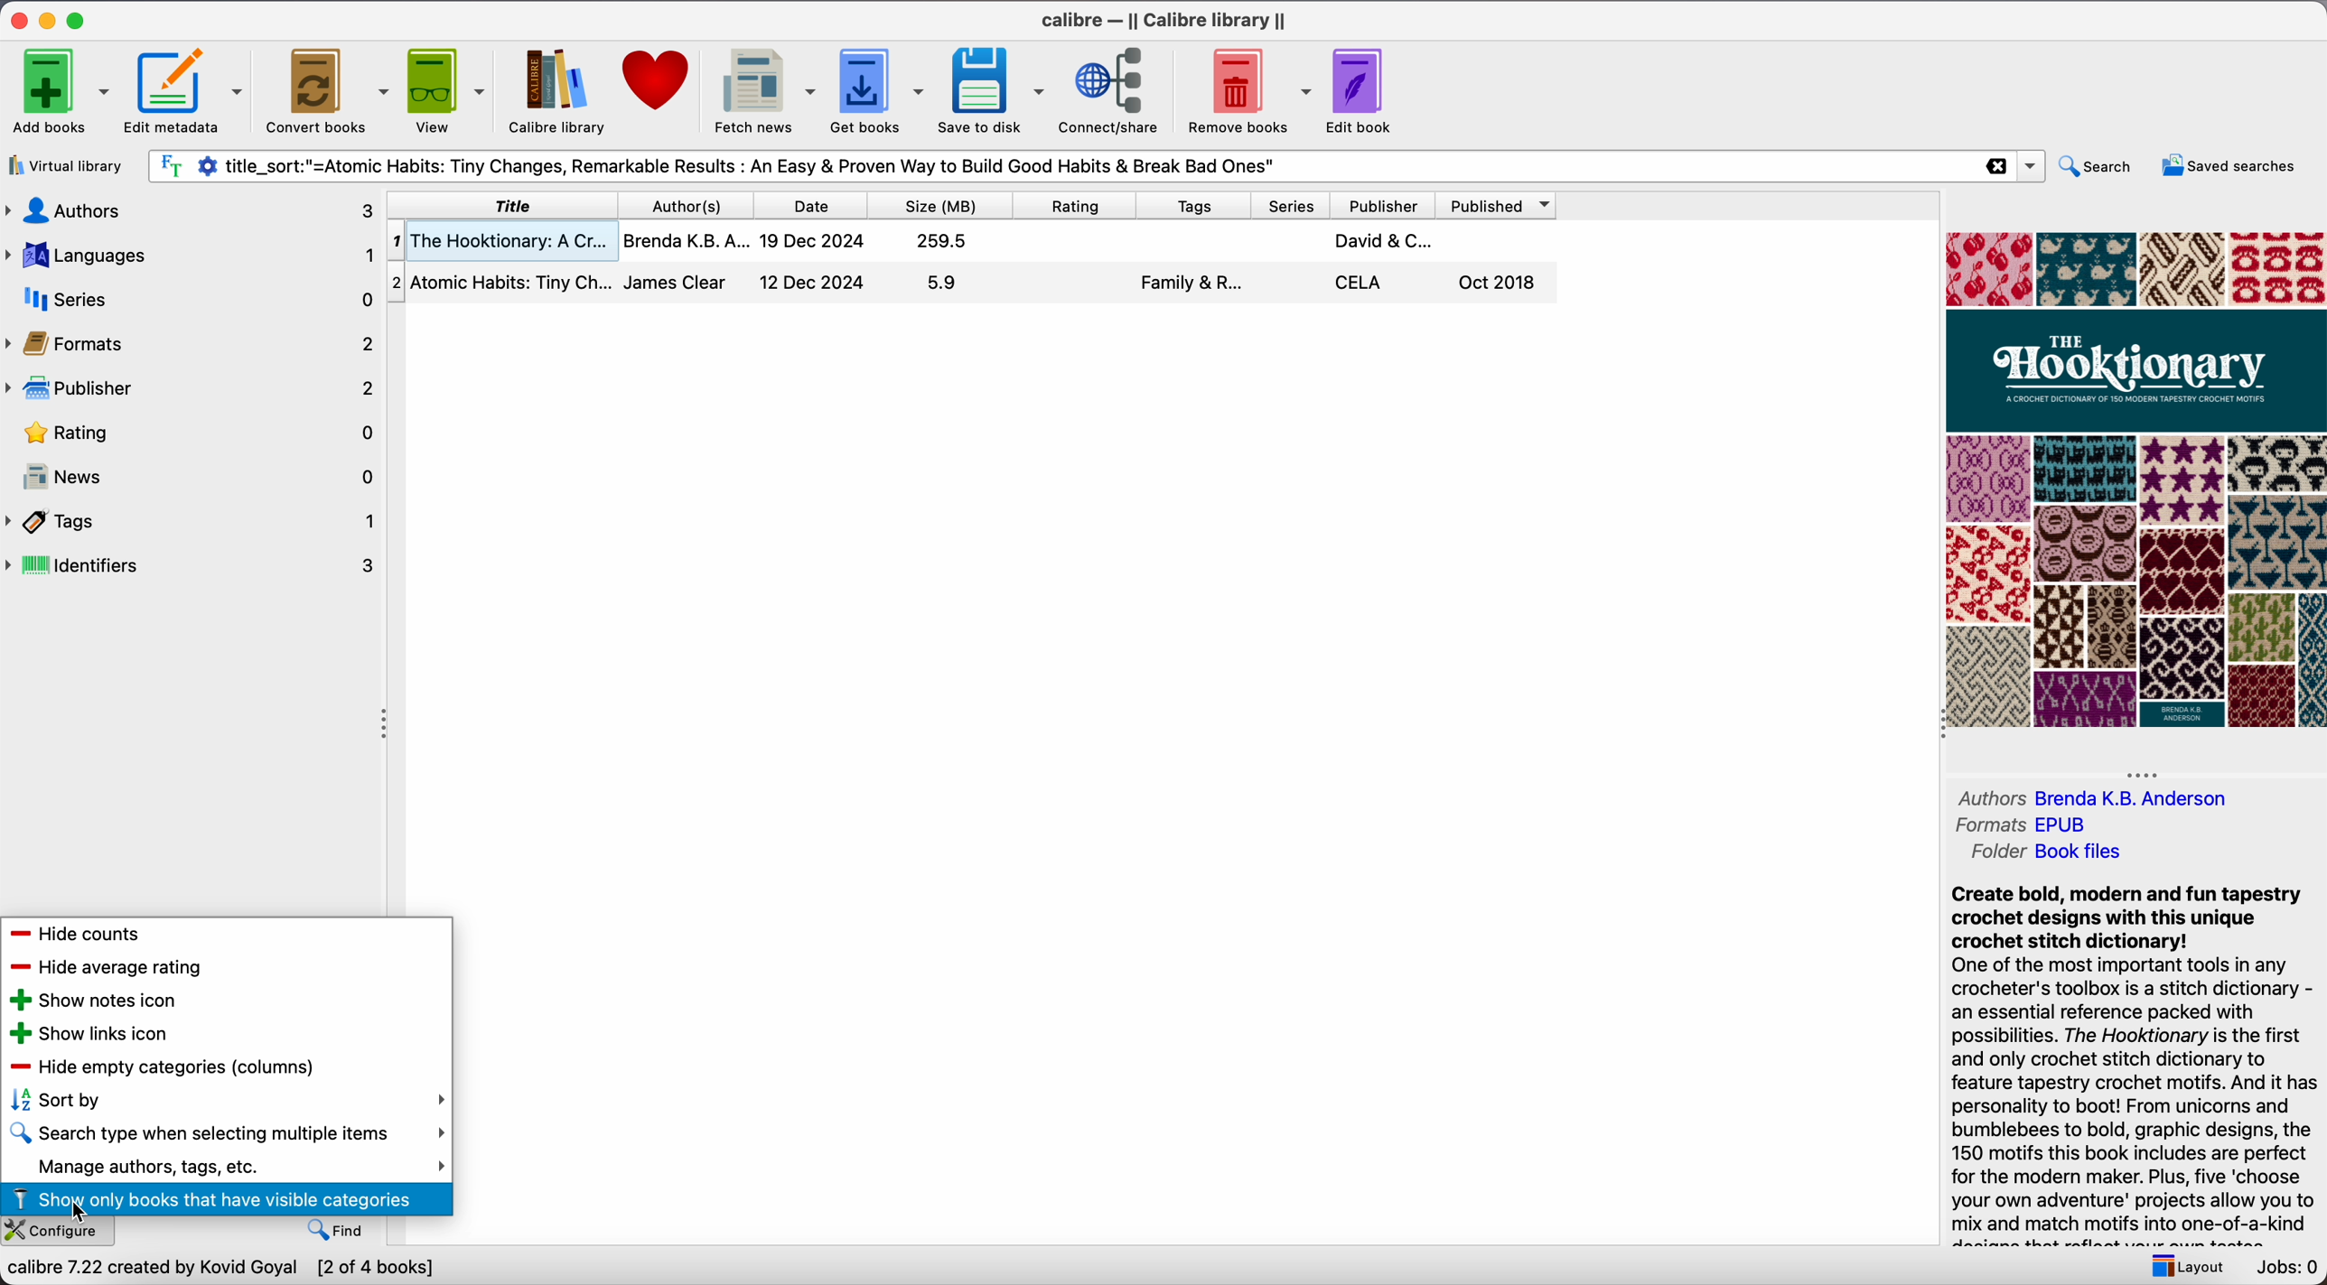 Image resolution: width=2327 pixels, height=1285 pixels. What do you see at coordinates (2282, 1269) in the screenshot?
I see `Jobs: 0` at bounding box center [2282, 1269].